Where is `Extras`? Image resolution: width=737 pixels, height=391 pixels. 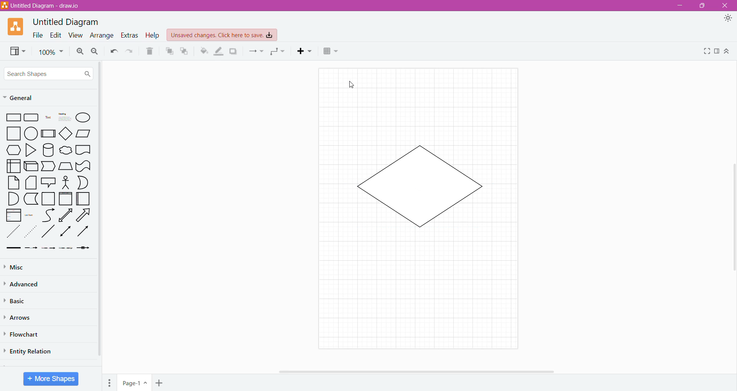
Extras is located at coordinates (129, 35).